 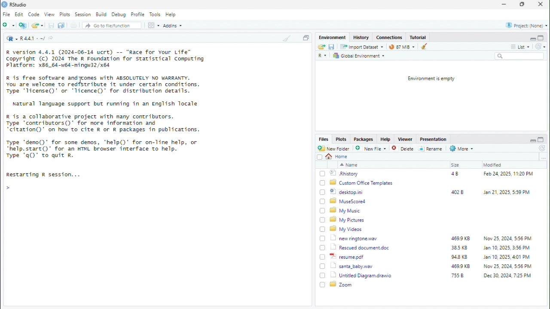 What do you see at coordinates (462, 148) in the screenshot?
I see `More` at bounding box center [462, 148].